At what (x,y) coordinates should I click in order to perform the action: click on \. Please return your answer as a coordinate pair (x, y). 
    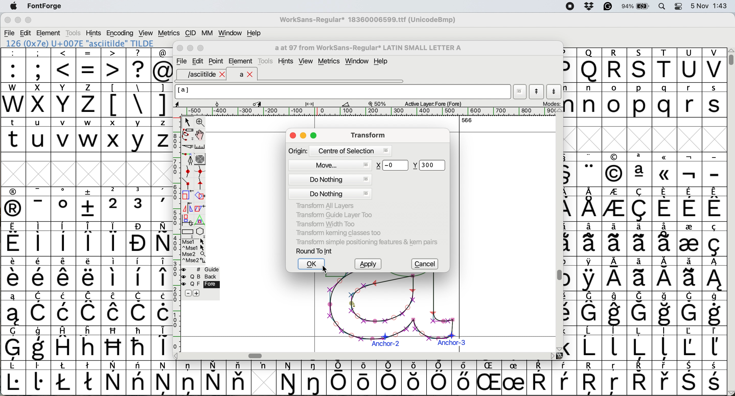
    Looking at the image, I should click on (138, 100).